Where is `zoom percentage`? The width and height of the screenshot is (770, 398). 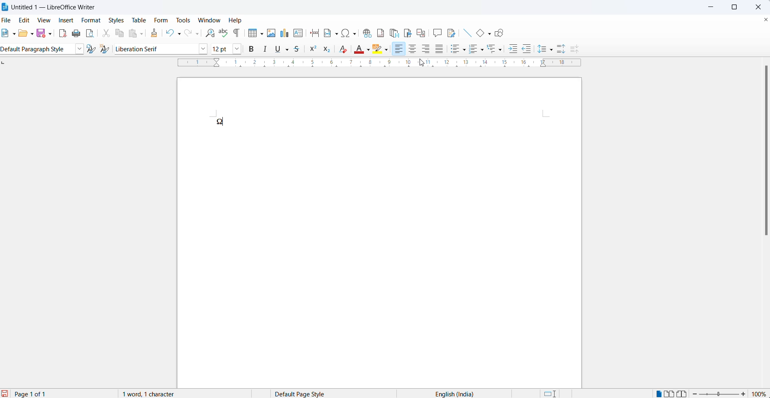 zoom percentage is located at coordinates (760, 394).